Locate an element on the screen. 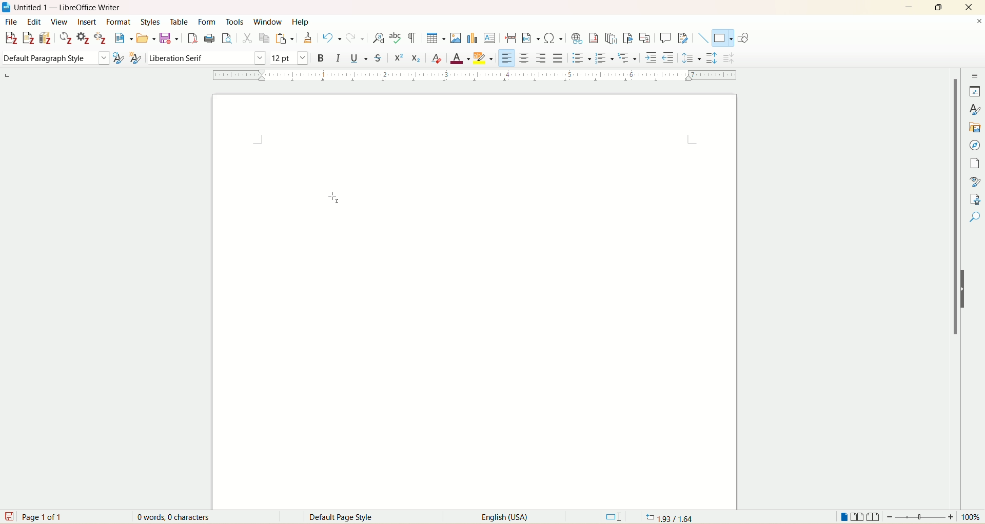 This screenshot has width=985, height=524. properties is located at coordinates (975, 91).